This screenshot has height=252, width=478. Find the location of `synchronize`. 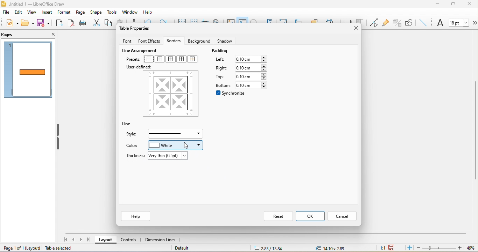

synchronize is located at coordinates (231, 93).